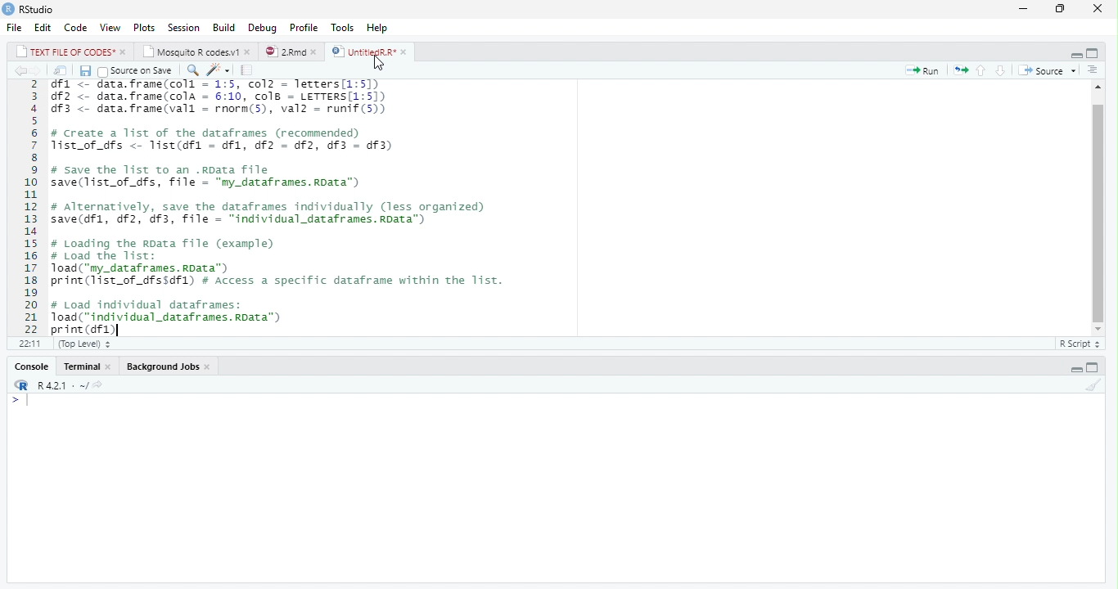 The height and width of the screenshot is (589, 1118). What do you see at coordinates (1095, 386) in the screenshot?
I see `Clear` at bounding box center [1095, 386].